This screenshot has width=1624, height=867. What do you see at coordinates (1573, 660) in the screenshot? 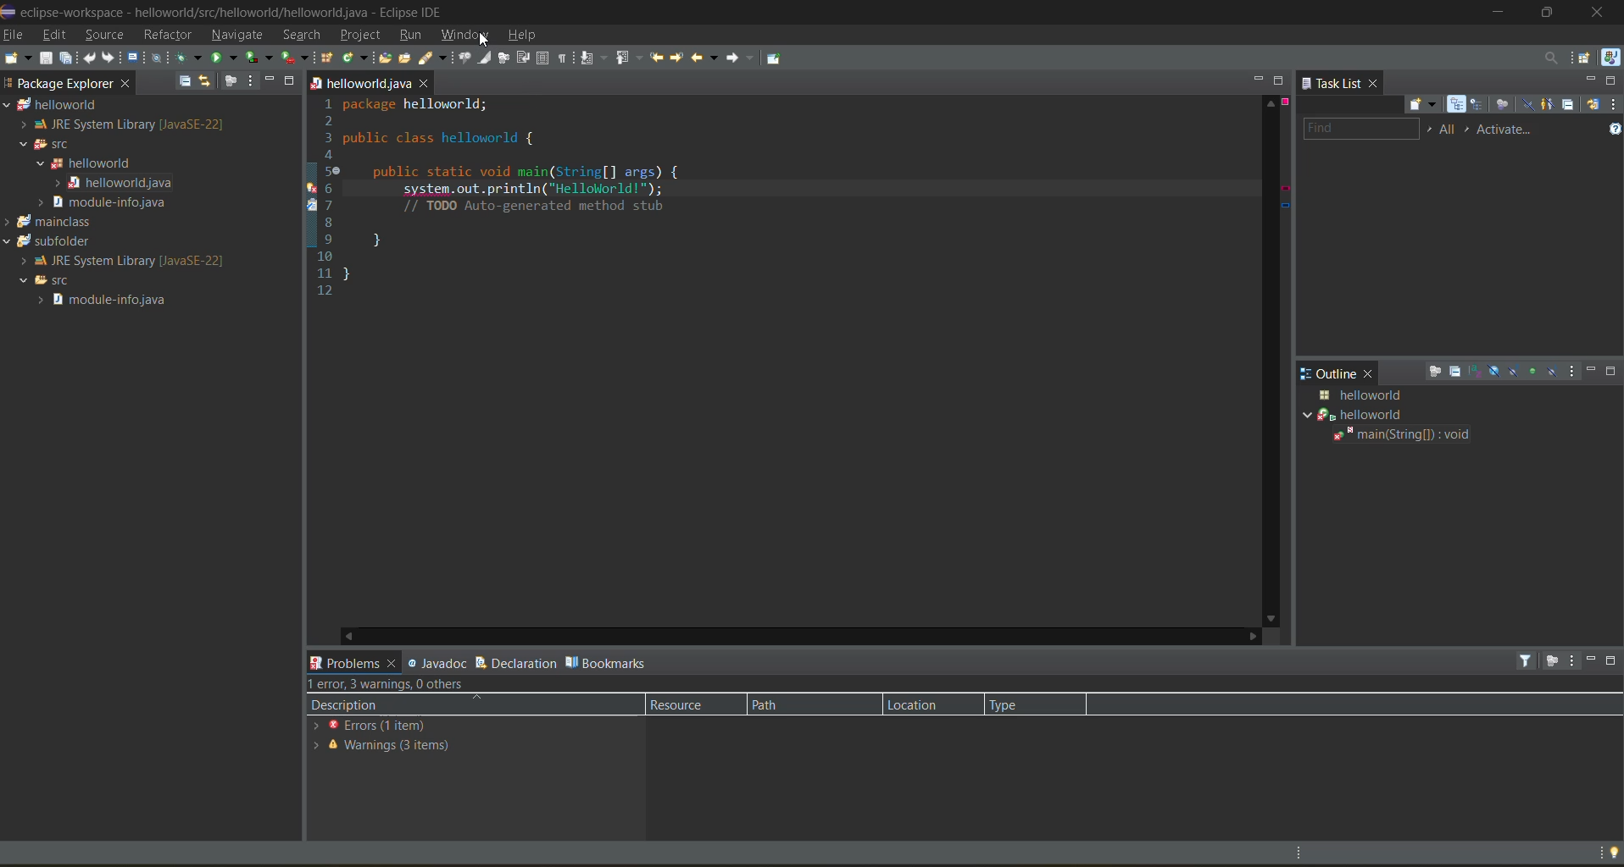
I see `view menu` at bounding box center [1573, 660].